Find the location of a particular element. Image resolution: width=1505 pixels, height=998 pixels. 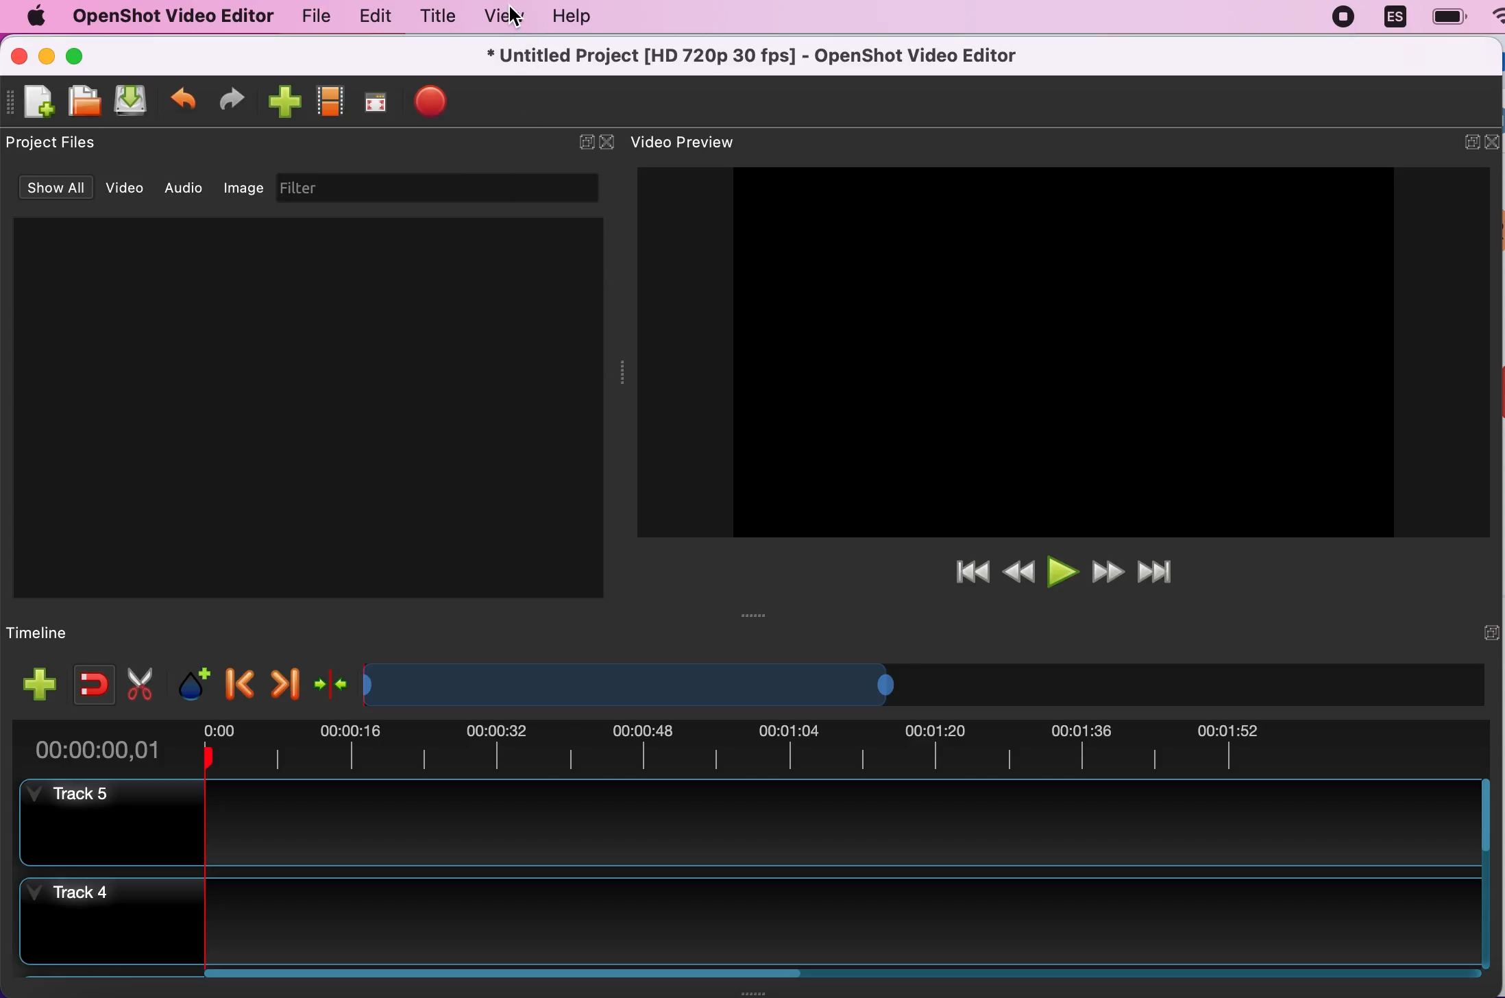

Image preview space is located at coordinates (1060, 352).